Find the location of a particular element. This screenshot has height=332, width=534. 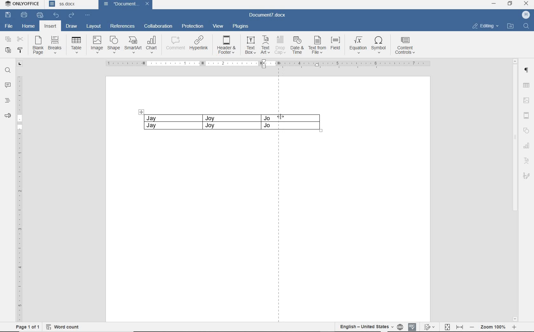

FIT TO PAGE is located at coordinates (448, 326).